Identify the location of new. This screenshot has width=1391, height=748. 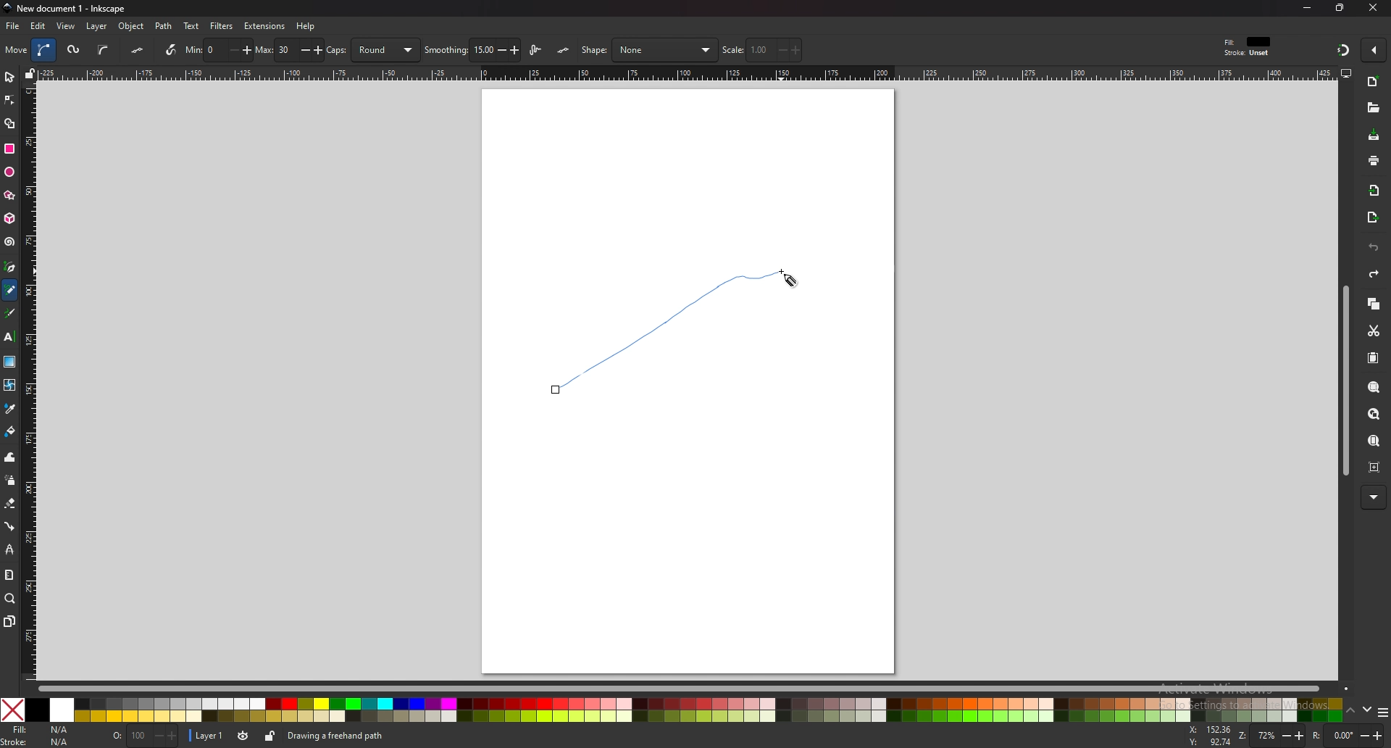
(1374, 83).